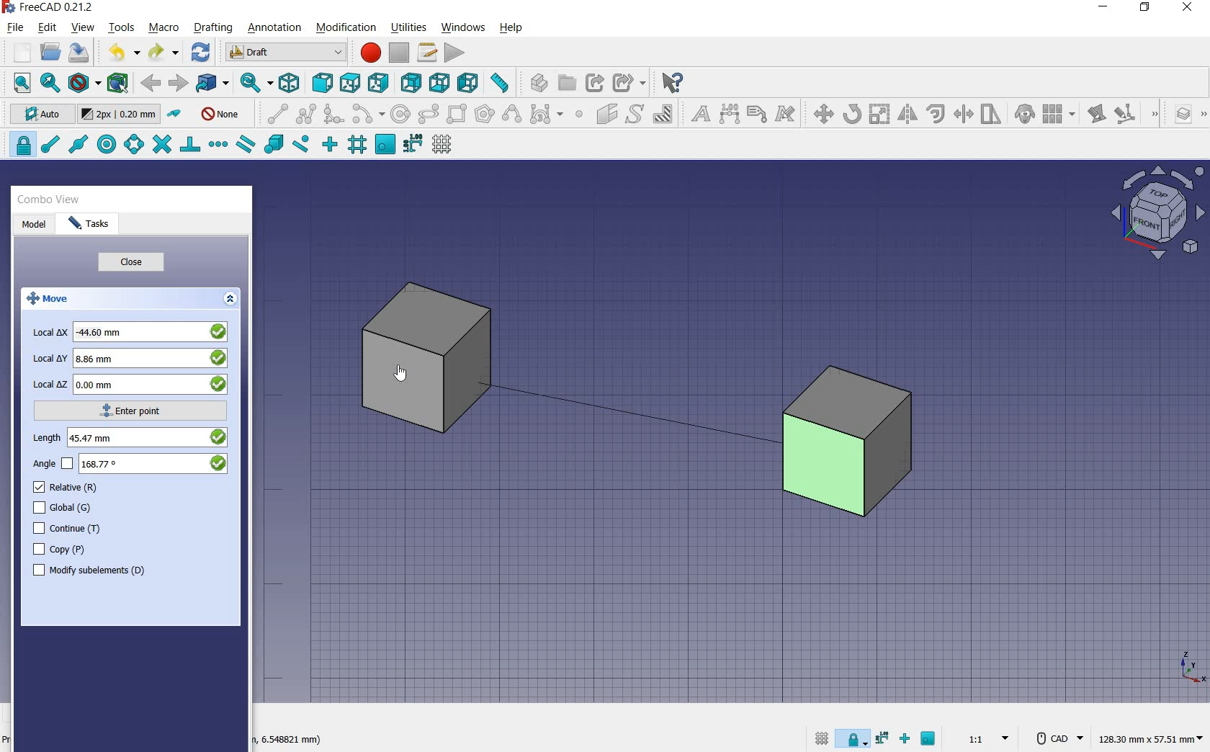  Describe the element at coordinates (663, 114) in the screenshot. I see `hatch` at that location.